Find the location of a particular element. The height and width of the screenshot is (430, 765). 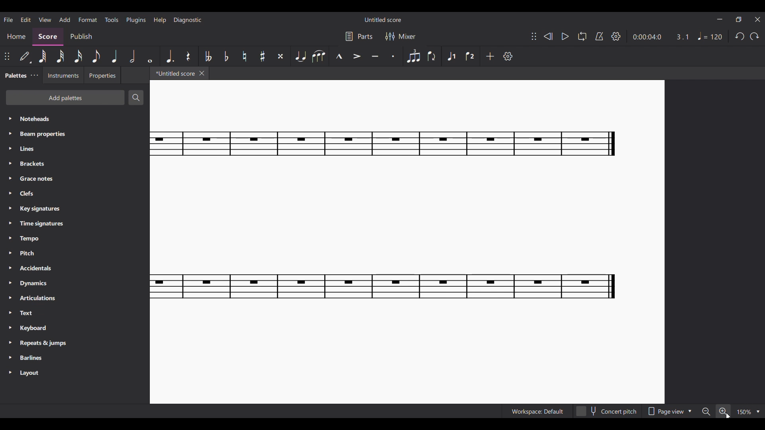

Zoom out is located at coordinates (706, 412).